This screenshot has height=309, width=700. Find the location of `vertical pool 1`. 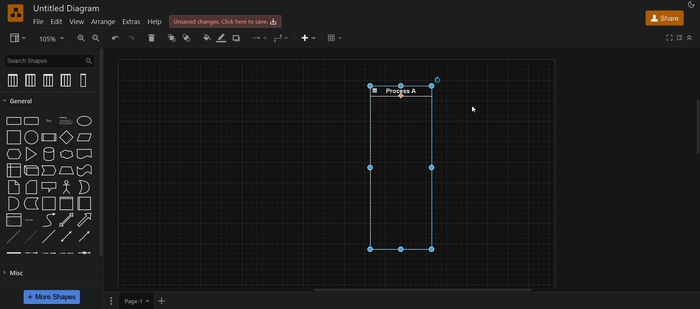

vertical pool 1 is located at coordinates (48, 80).